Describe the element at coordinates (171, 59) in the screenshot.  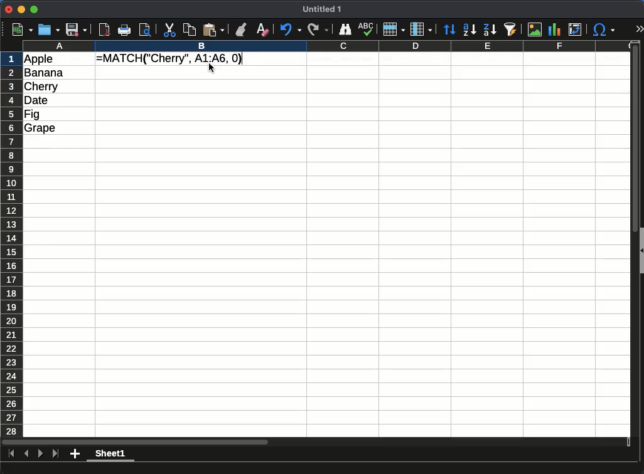
I see `=MATCH("Cherry", A1:A6, 0)` at that location.